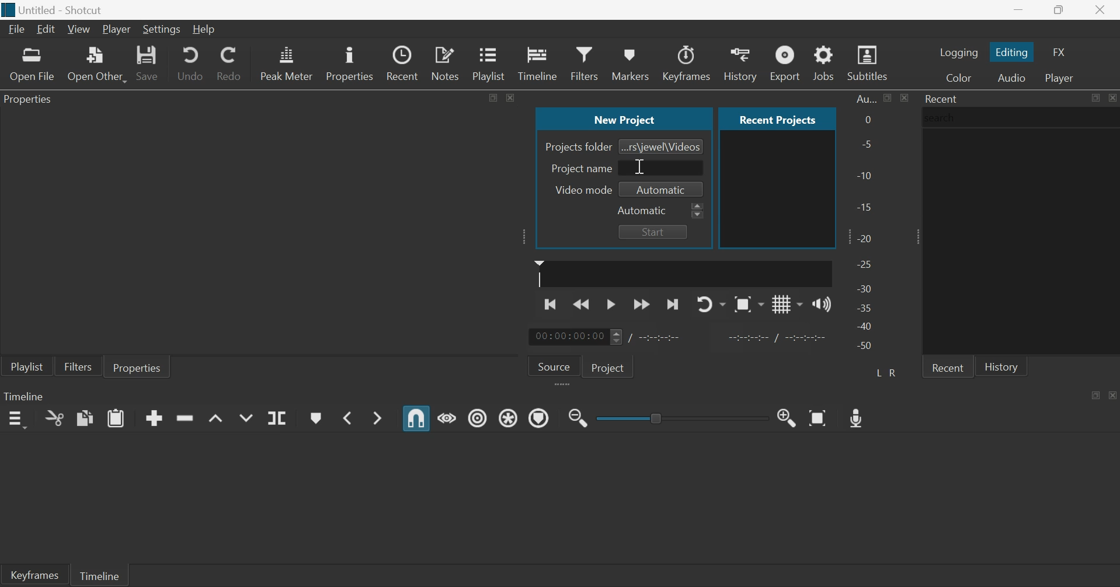  I want to click on New Project, so click(625, 118).